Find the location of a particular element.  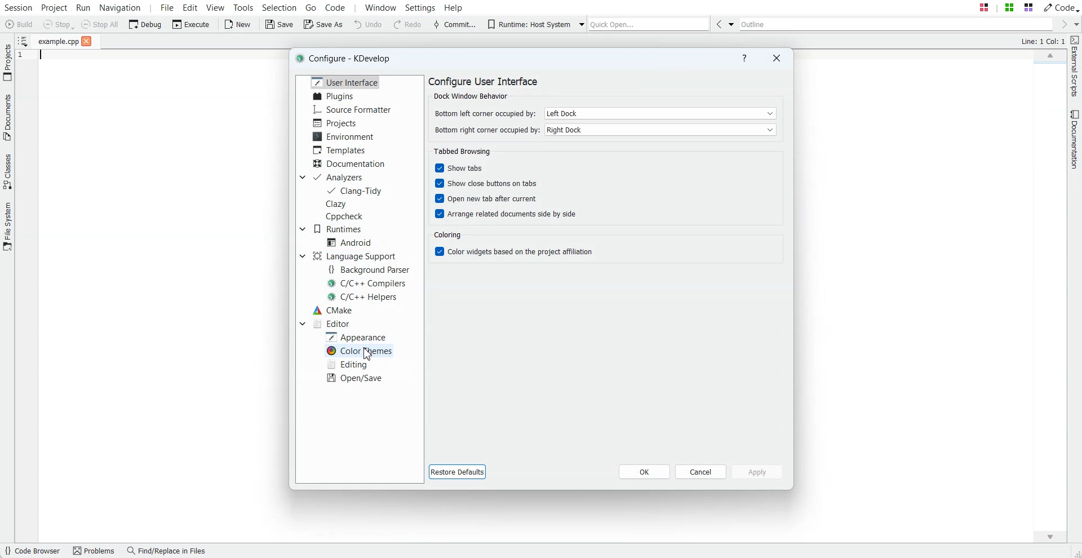

Documentation is located at coordinates (1075, 140).